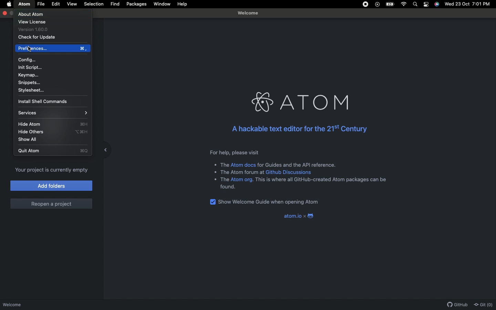  What do you see at coordinates (301, 185) in the screenshot?
I see `+ The Atom org. This is where all GitHub-created Atom packages can be
found.` at bounding box center [301, 185].